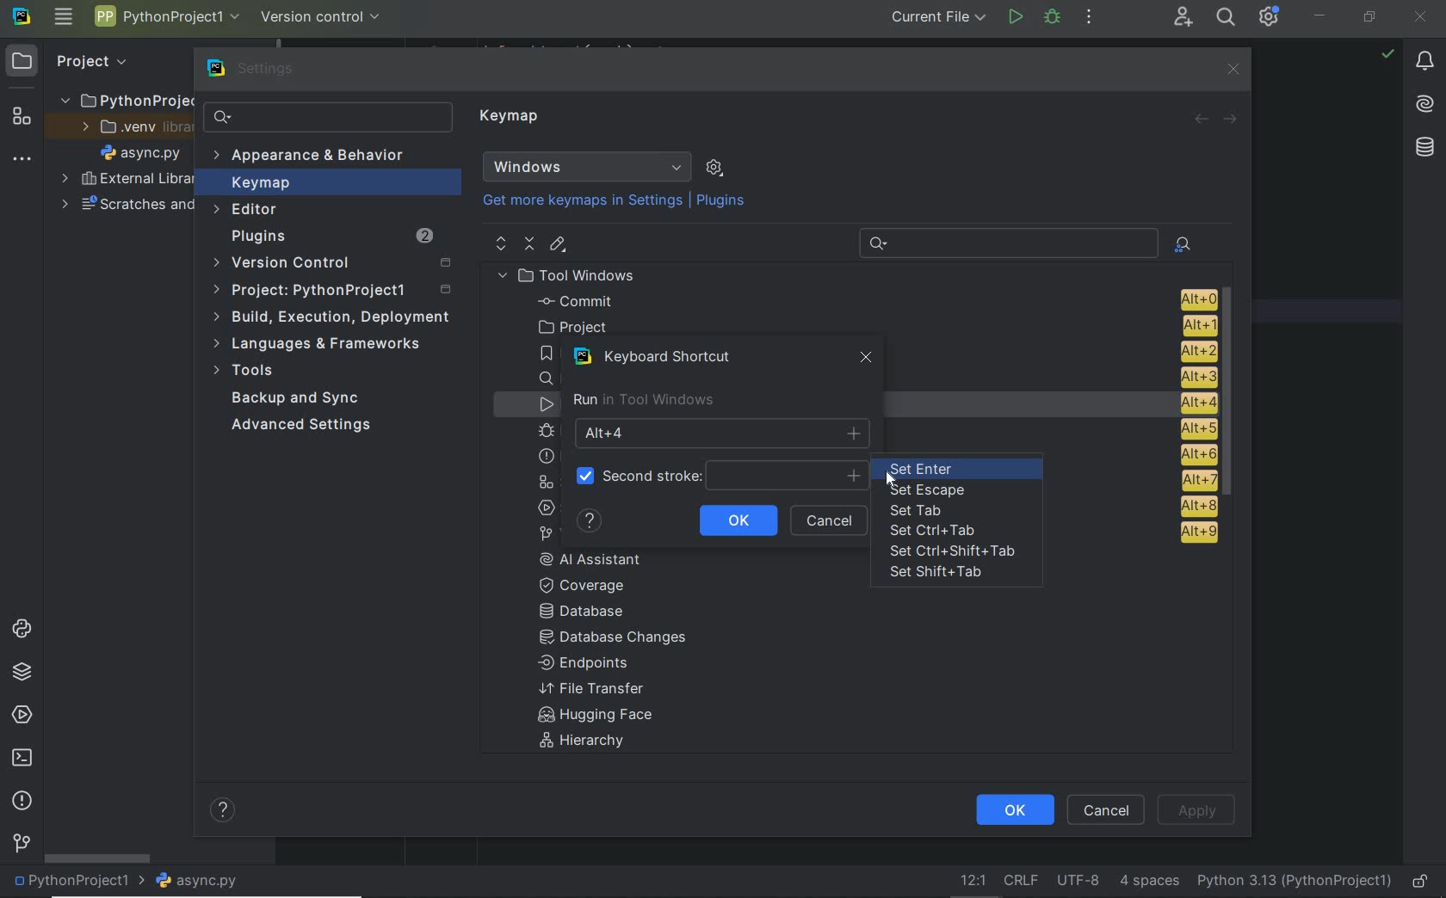  I want to click on alt +3, so click(1193, 376).